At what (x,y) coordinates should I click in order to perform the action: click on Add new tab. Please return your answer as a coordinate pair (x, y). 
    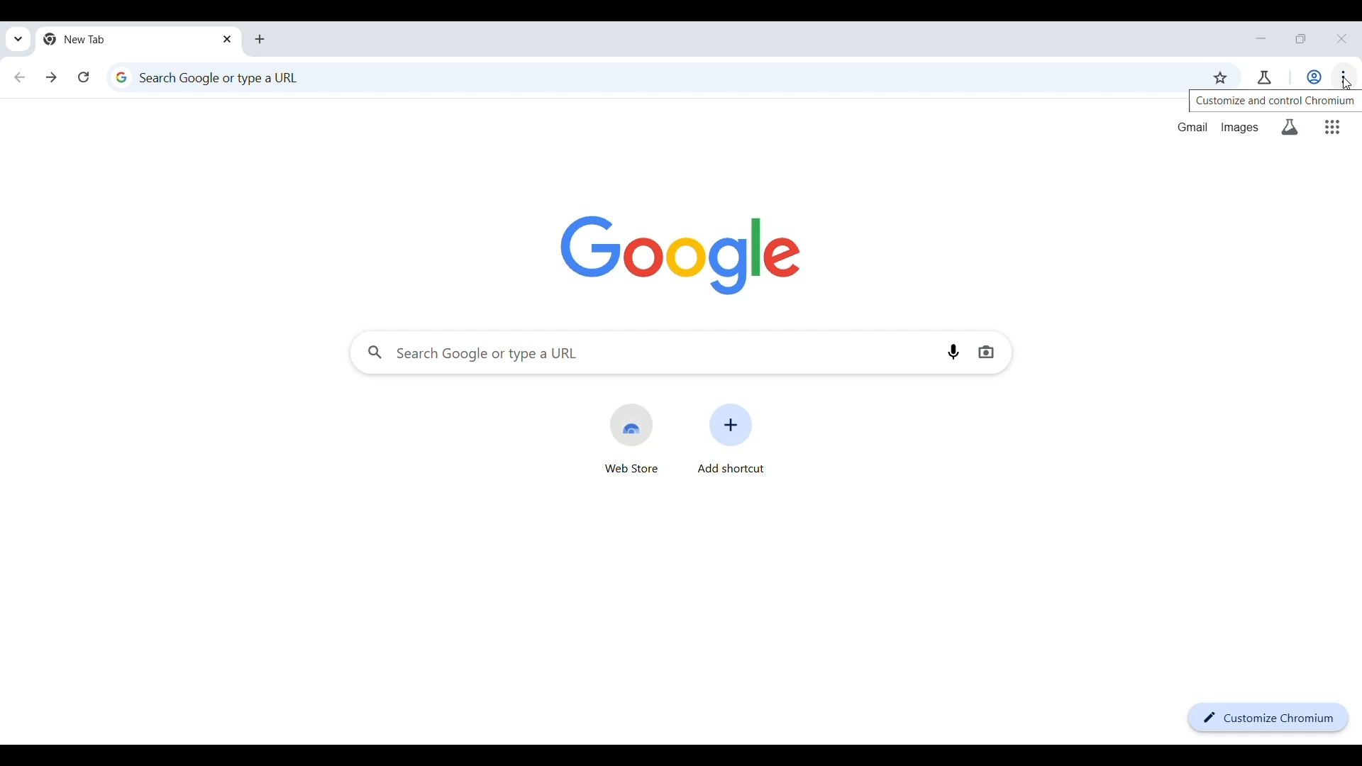
    Looking at the image, I should click on (260, 39).